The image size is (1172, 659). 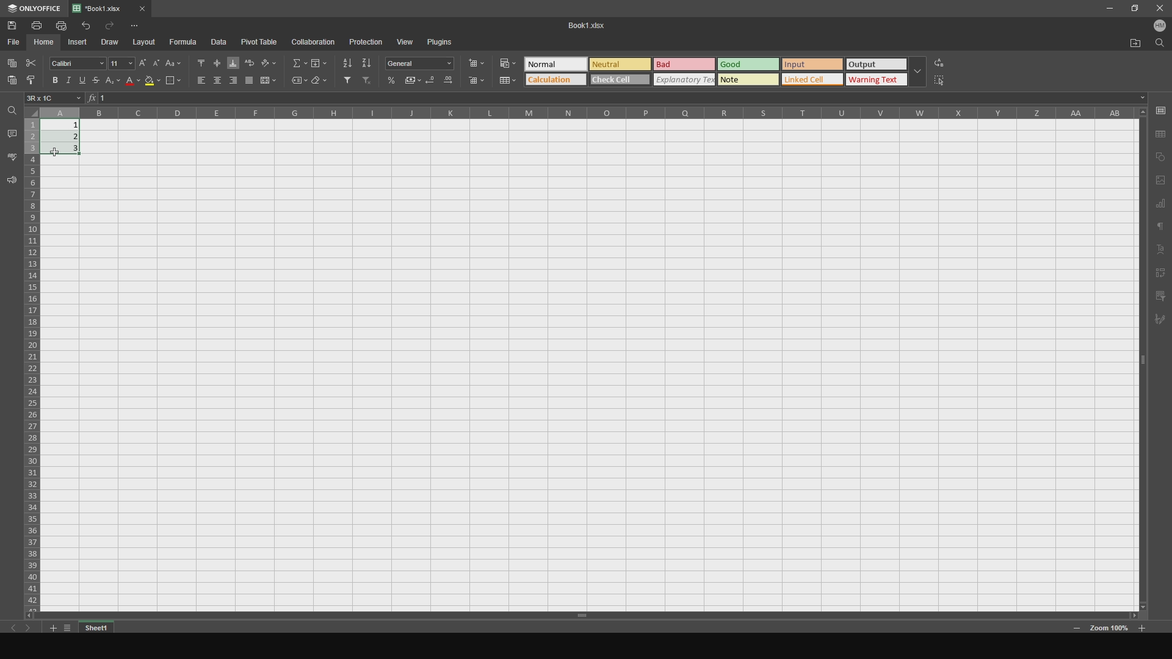 I want to click on plugins, so click(x=446, y=43).